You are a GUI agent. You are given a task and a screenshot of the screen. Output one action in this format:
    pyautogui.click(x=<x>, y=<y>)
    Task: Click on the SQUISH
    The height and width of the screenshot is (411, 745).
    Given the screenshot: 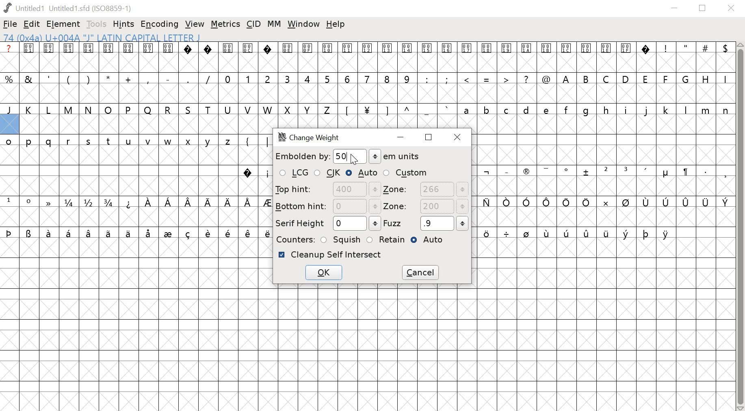 What is the action you would take?
    pyautogui.click(x=341, y=239)
    